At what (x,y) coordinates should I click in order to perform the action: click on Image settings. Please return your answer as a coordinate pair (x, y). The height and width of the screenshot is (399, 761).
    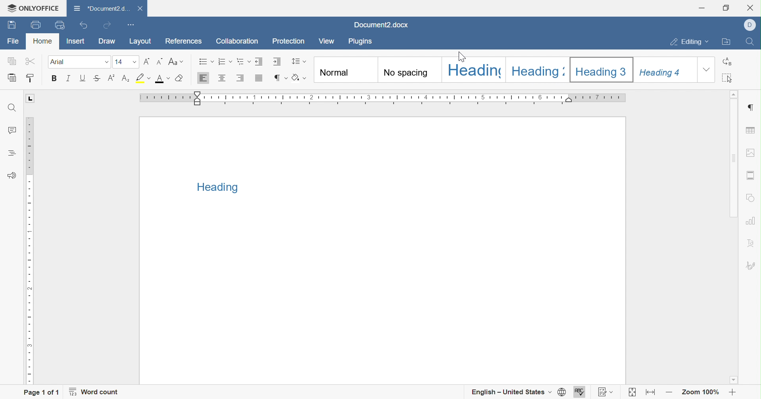
    Looking at the image, I should click on (751, 152).